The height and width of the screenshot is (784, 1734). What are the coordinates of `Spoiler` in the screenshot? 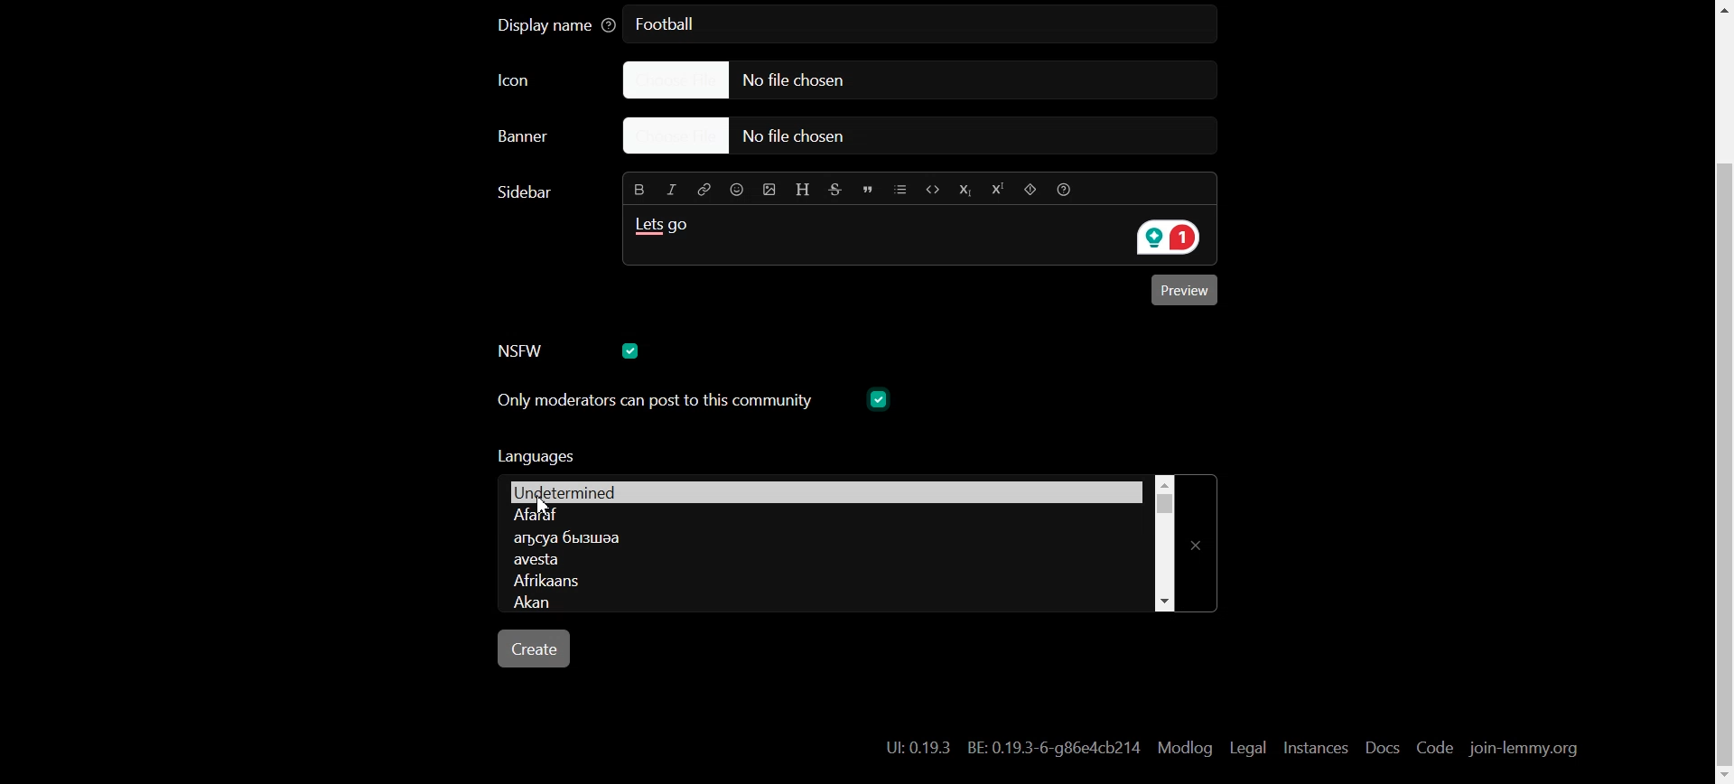 It's located at (1029, 190).